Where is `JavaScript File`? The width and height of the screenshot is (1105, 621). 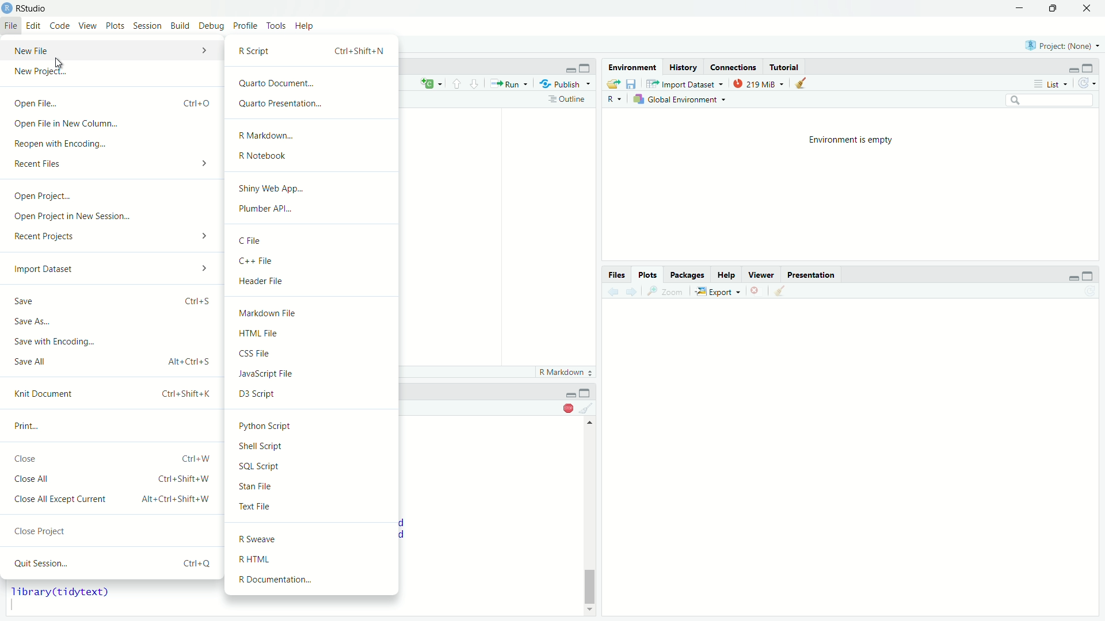 JavaScript File is located at coordinates (314, 371).